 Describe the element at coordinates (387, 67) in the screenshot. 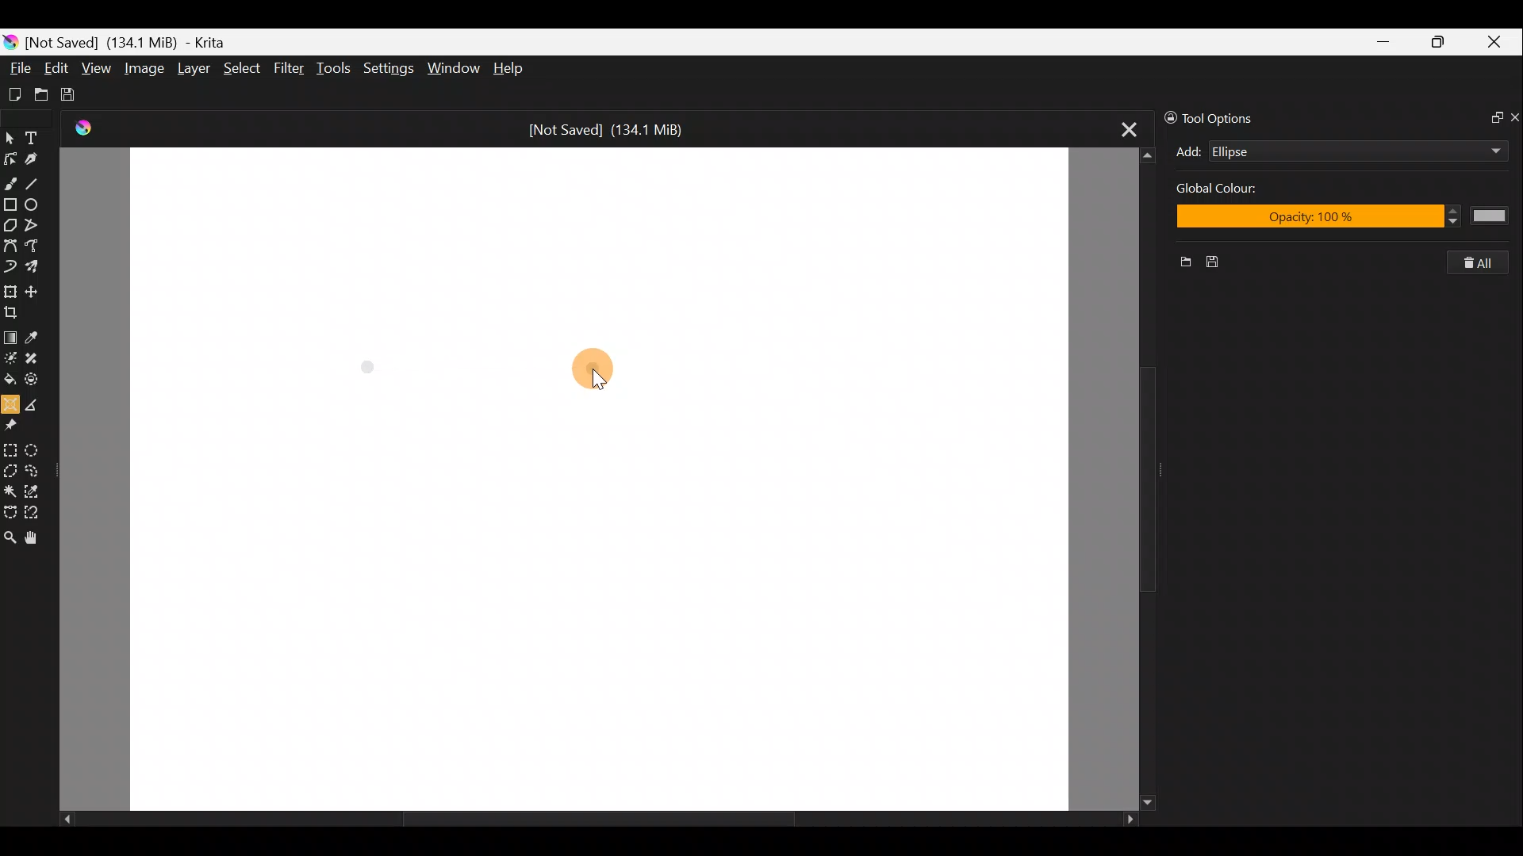

I see `Settings` at that location.